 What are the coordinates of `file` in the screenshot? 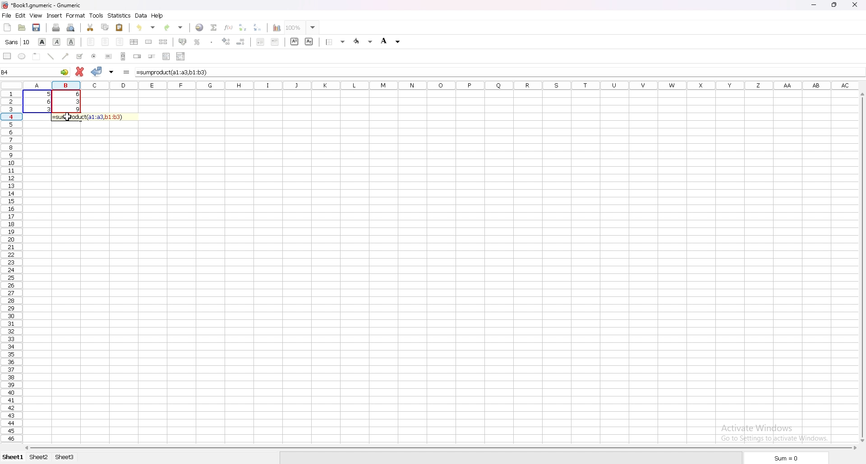 It's located at (7, 15).